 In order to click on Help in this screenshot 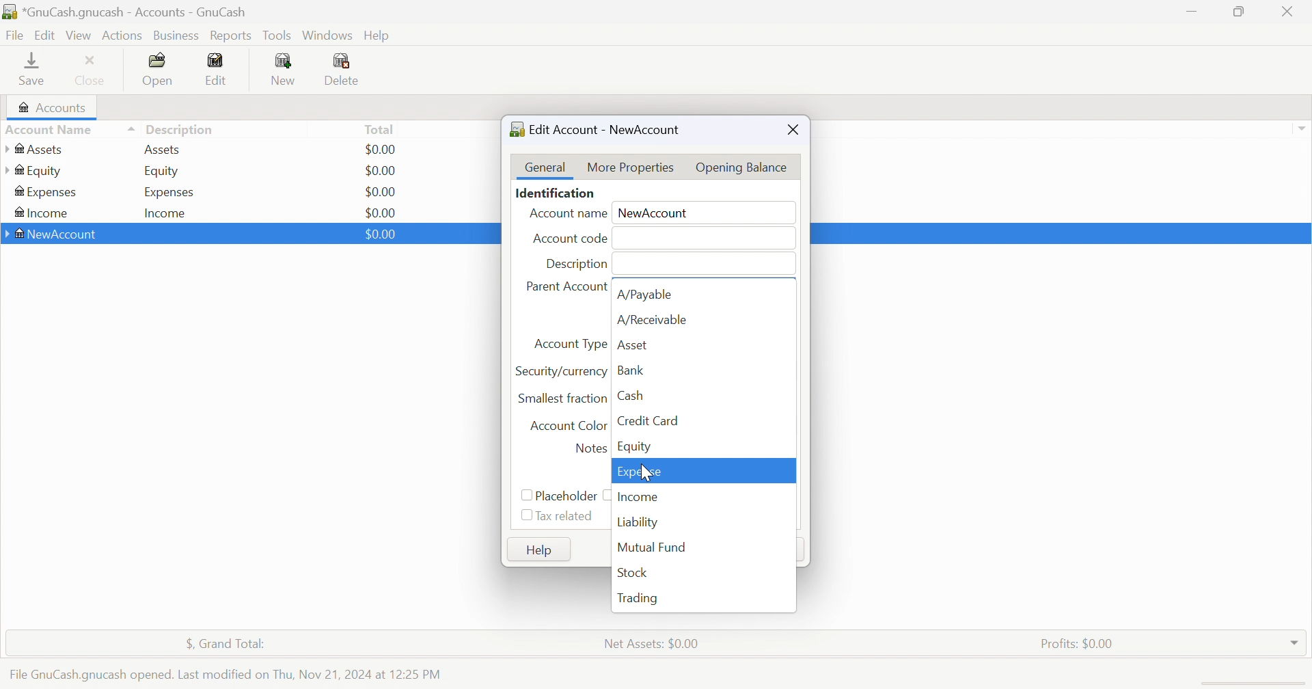, I will do `click(536, 550)`.